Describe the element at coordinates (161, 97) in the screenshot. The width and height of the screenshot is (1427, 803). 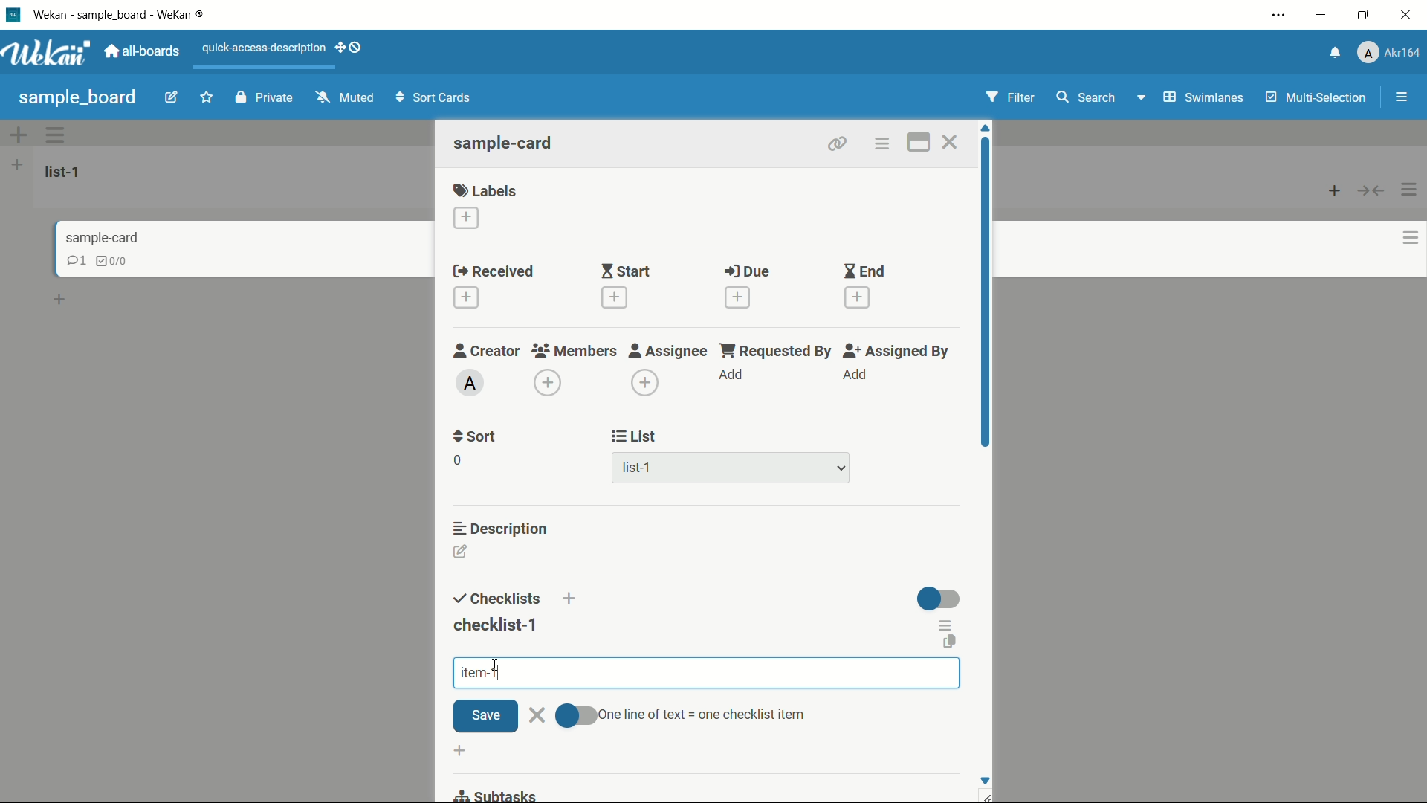
I see `edit` at that location.